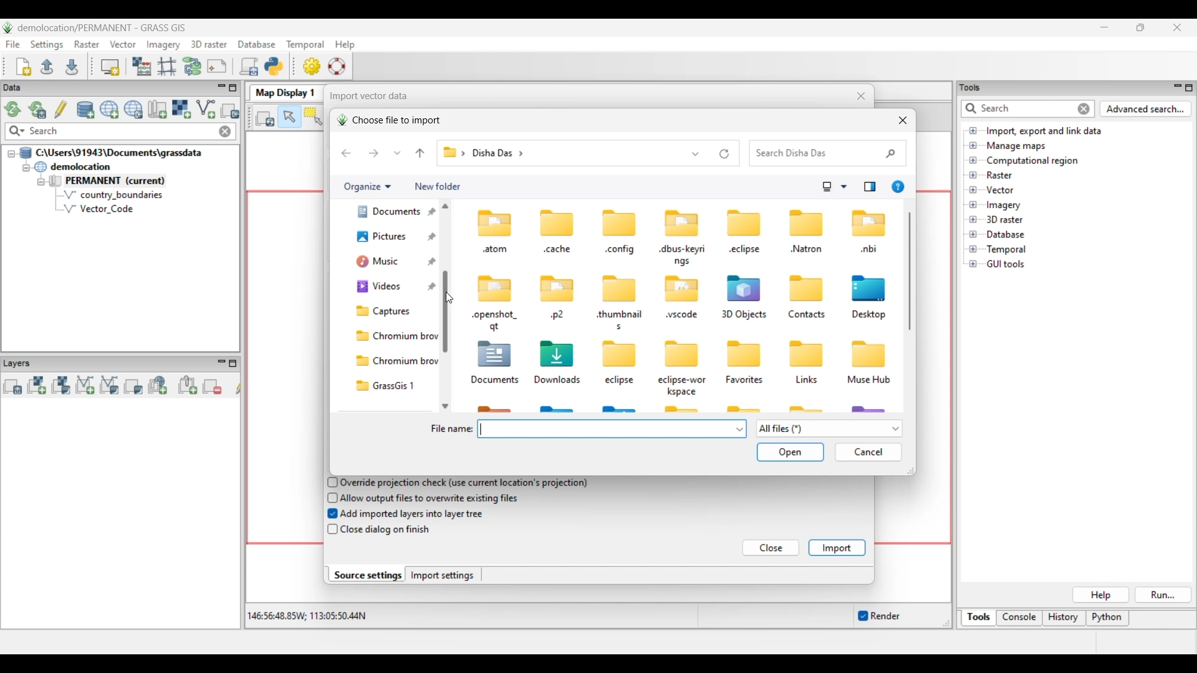 The width and height of the screenshot is (1197, 673). Describe the element at coordinates (110, 67) in the screenshot. I see `Start new map display` at that location.